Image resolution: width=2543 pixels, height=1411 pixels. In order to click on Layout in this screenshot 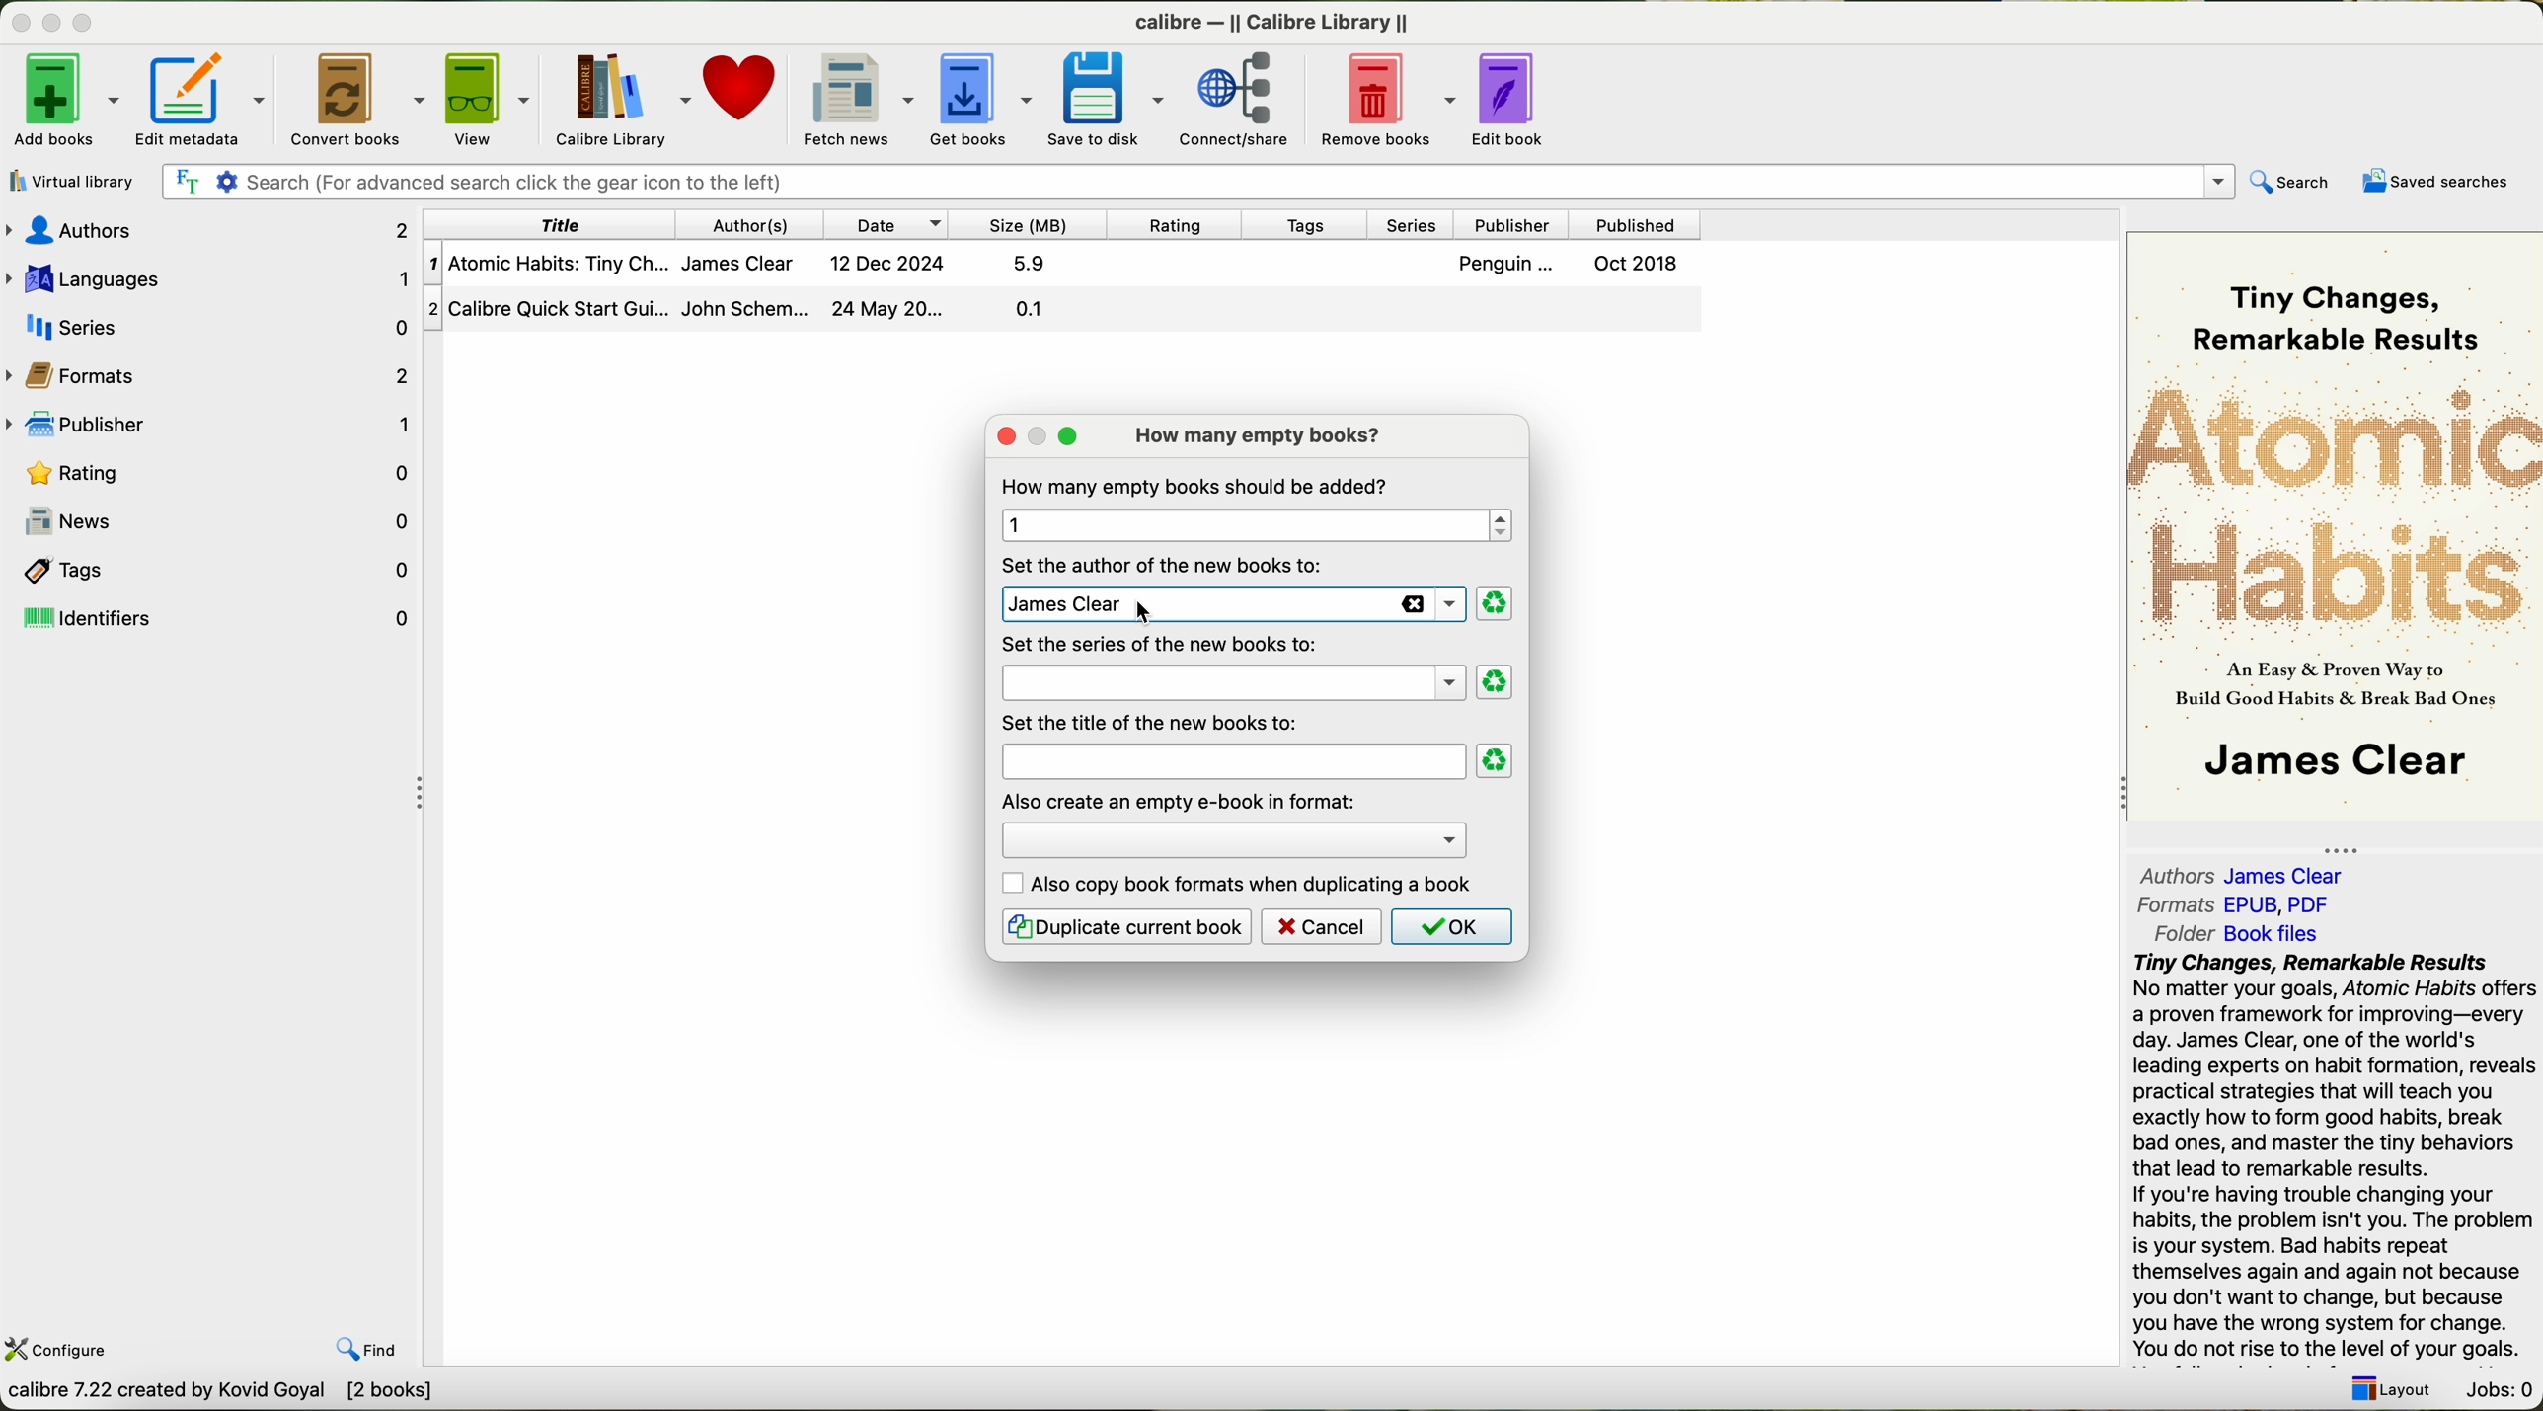, I will do `click(2390, 1390)`.